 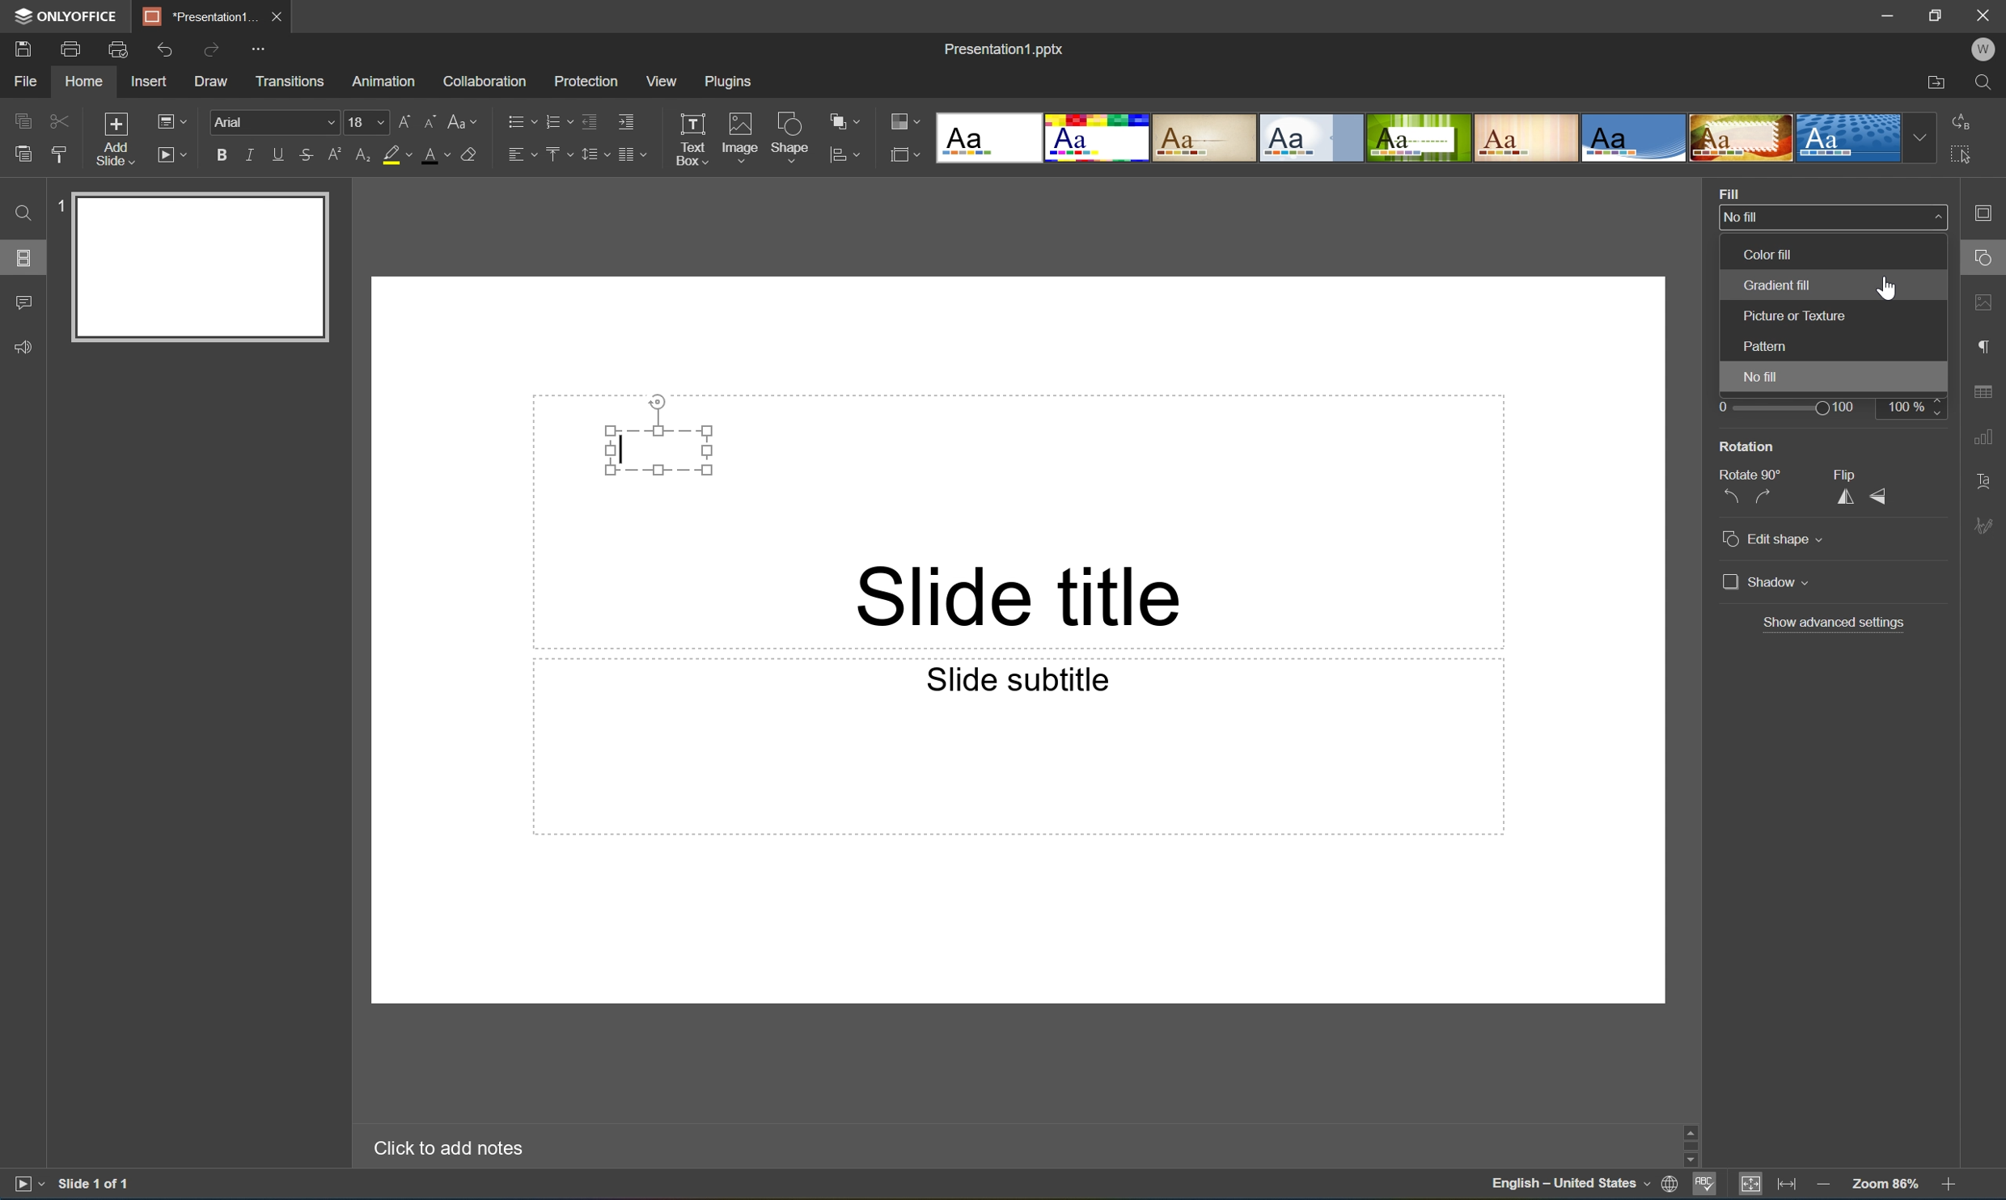 What do you see at coordinates (63, 15) in the screenshot?
I see `ONYOFFICE` at bounding box center [63, 15].